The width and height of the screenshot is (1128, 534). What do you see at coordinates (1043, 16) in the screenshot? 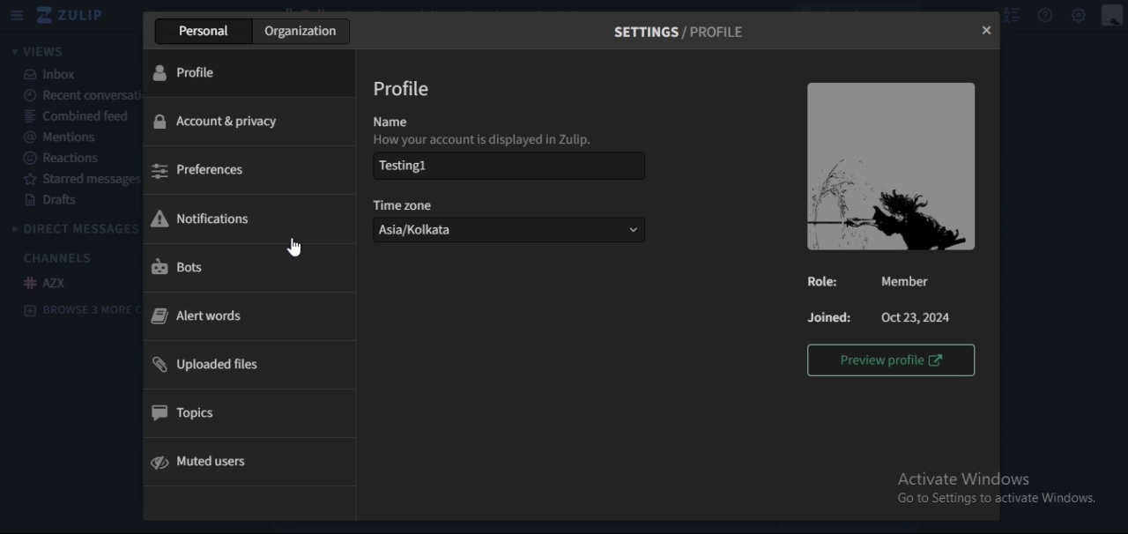
I see `help` at bounding box center [1043, 16].